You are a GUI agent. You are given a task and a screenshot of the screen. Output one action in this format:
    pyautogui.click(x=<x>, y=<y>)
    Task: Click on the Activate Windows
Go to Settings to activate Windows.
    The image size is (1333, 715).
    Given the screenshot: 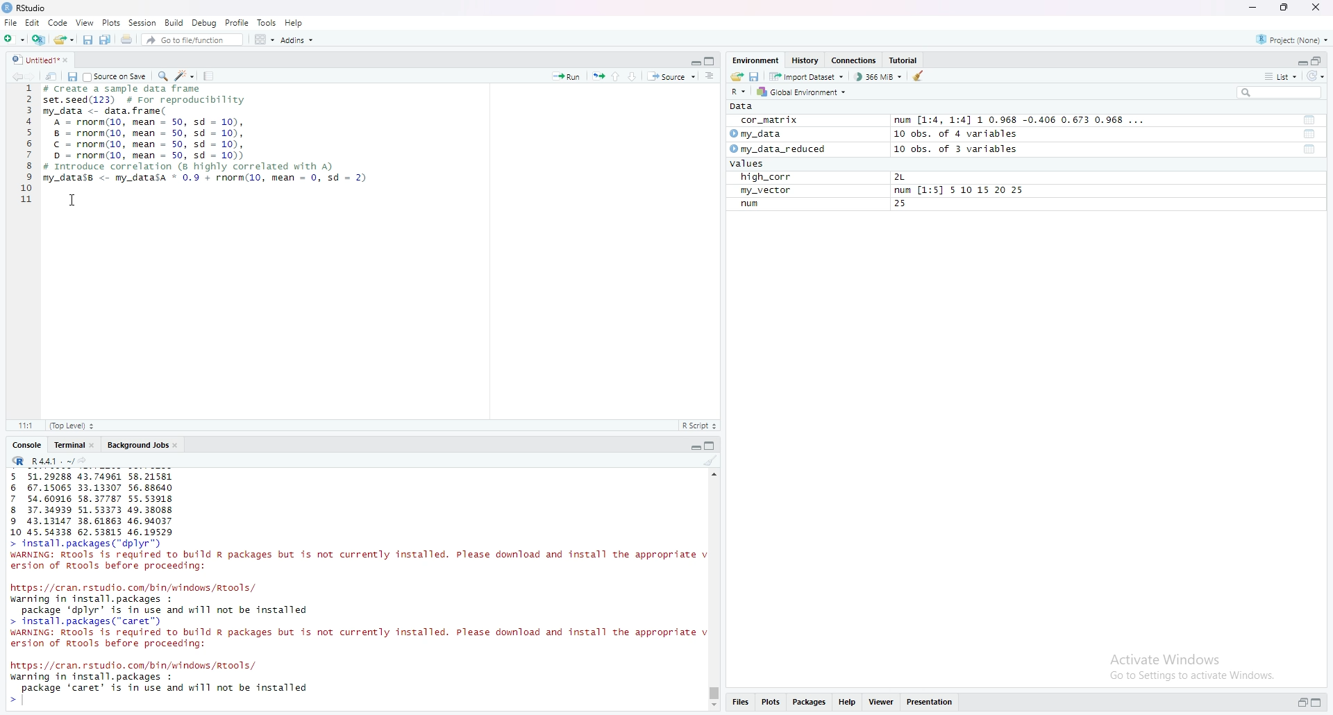 What is the action you would take?
    pyautogui.click(x=1193, y=668)
    